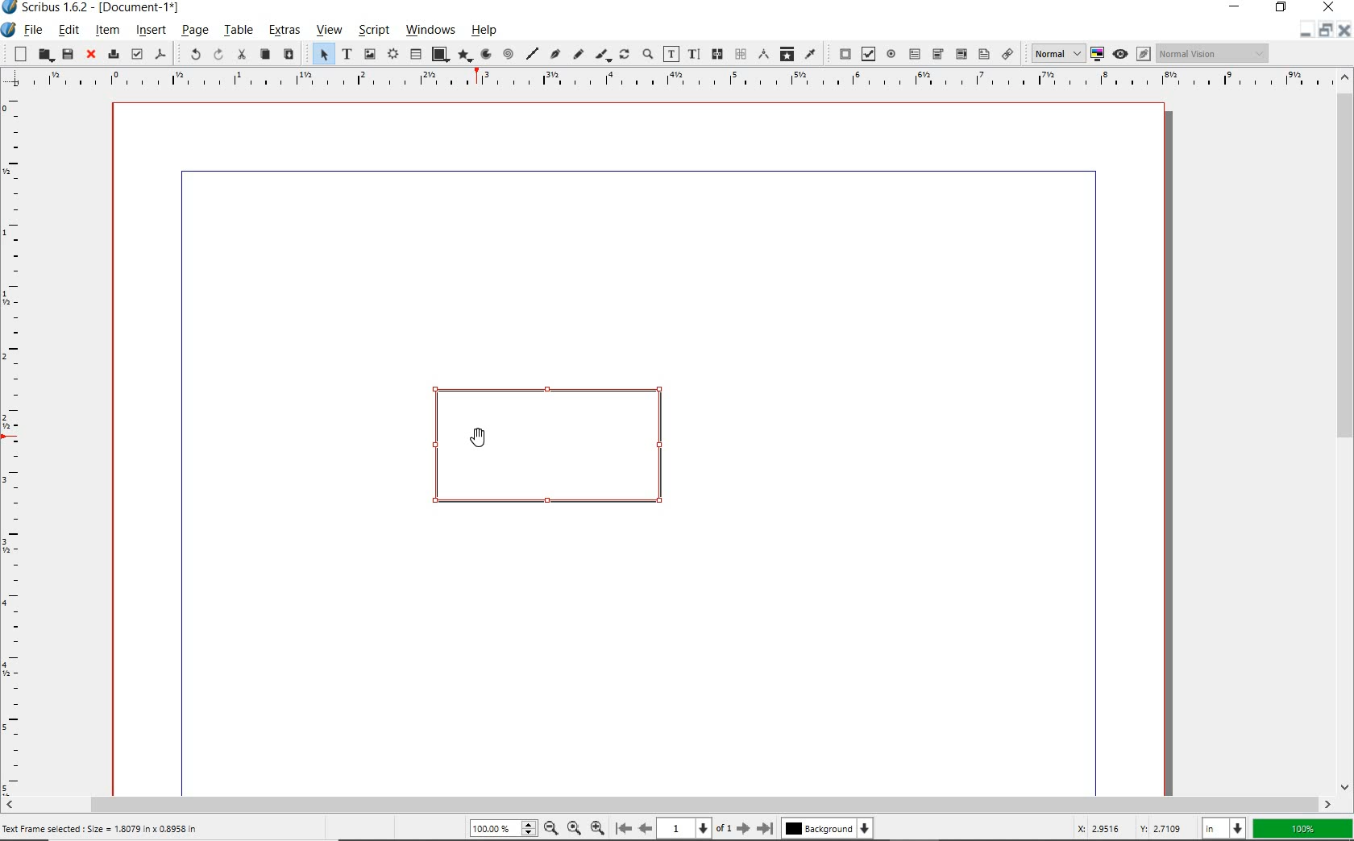 Image resolution: width=1354 pixels, height=841 pixels. Describe the element at coordinates (102, 830) in the screenshot. I see `Text Frame selected : Size = 1.8079 in x 0.8958 in’` at that location.